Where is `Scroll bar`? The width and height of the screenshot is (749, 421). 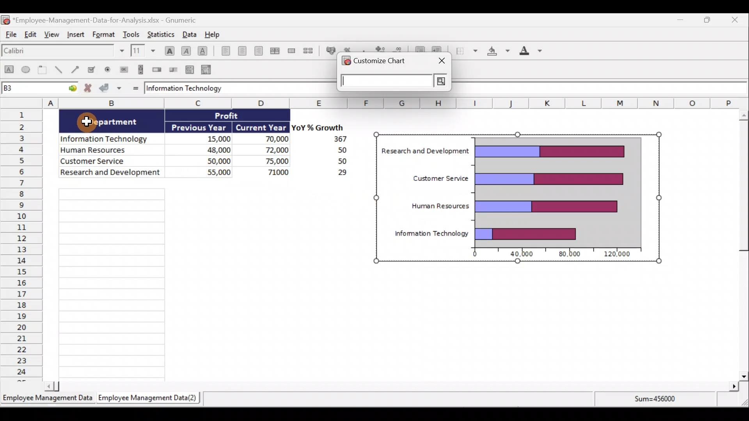
Scroll bar is located at coordinates (740, 245).